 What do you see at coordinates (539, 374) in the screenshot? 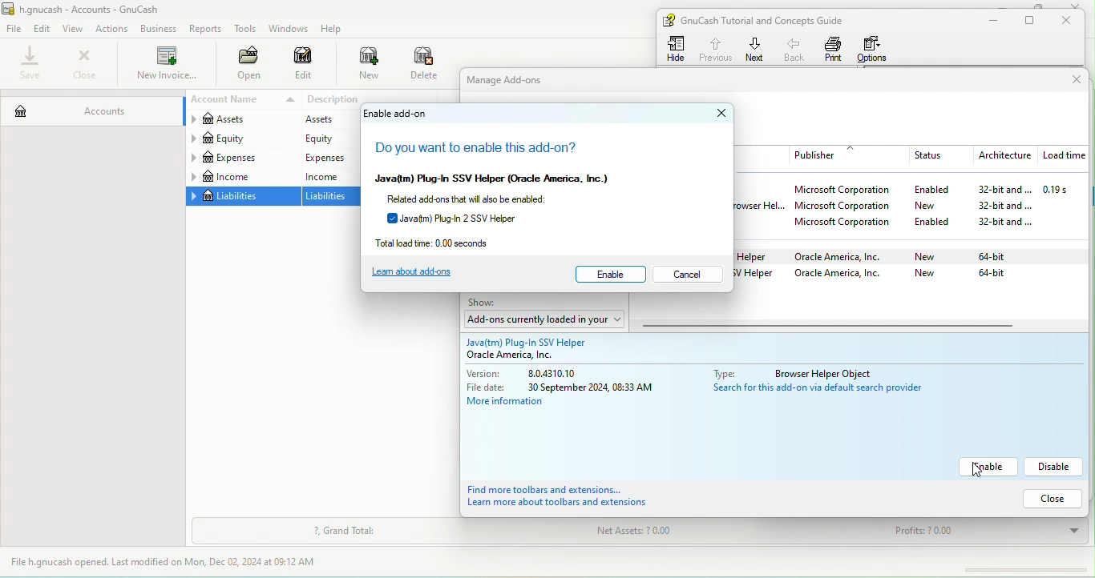
I see `version  8.0.4310.10` at bounding box center [539, 374].